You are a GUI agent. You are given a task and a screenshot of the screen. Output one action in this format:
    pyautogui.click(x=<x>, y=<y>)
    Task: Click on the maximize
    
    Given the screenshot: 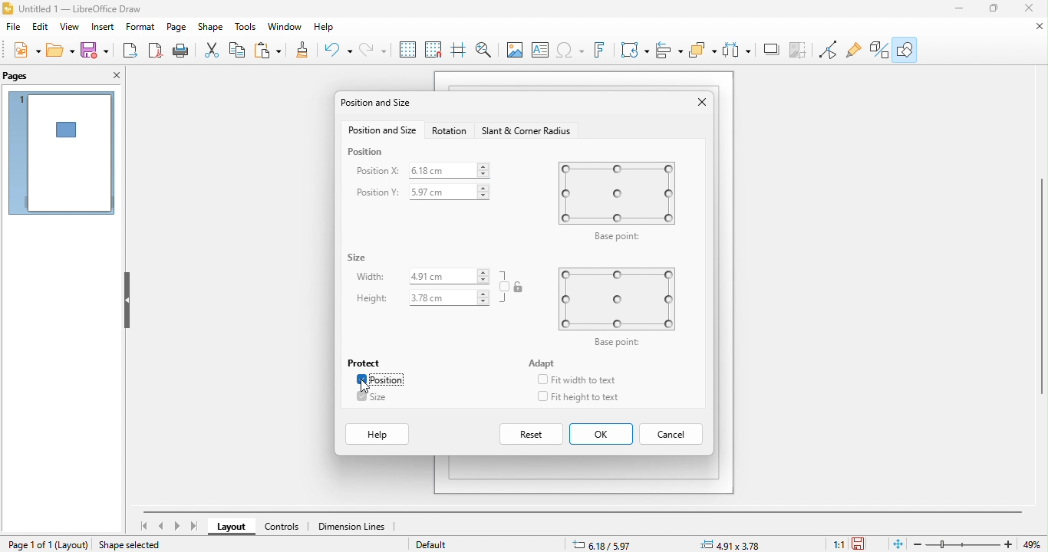 What is the action you would take?
    pyautogui.click(x=995, y=8)
    